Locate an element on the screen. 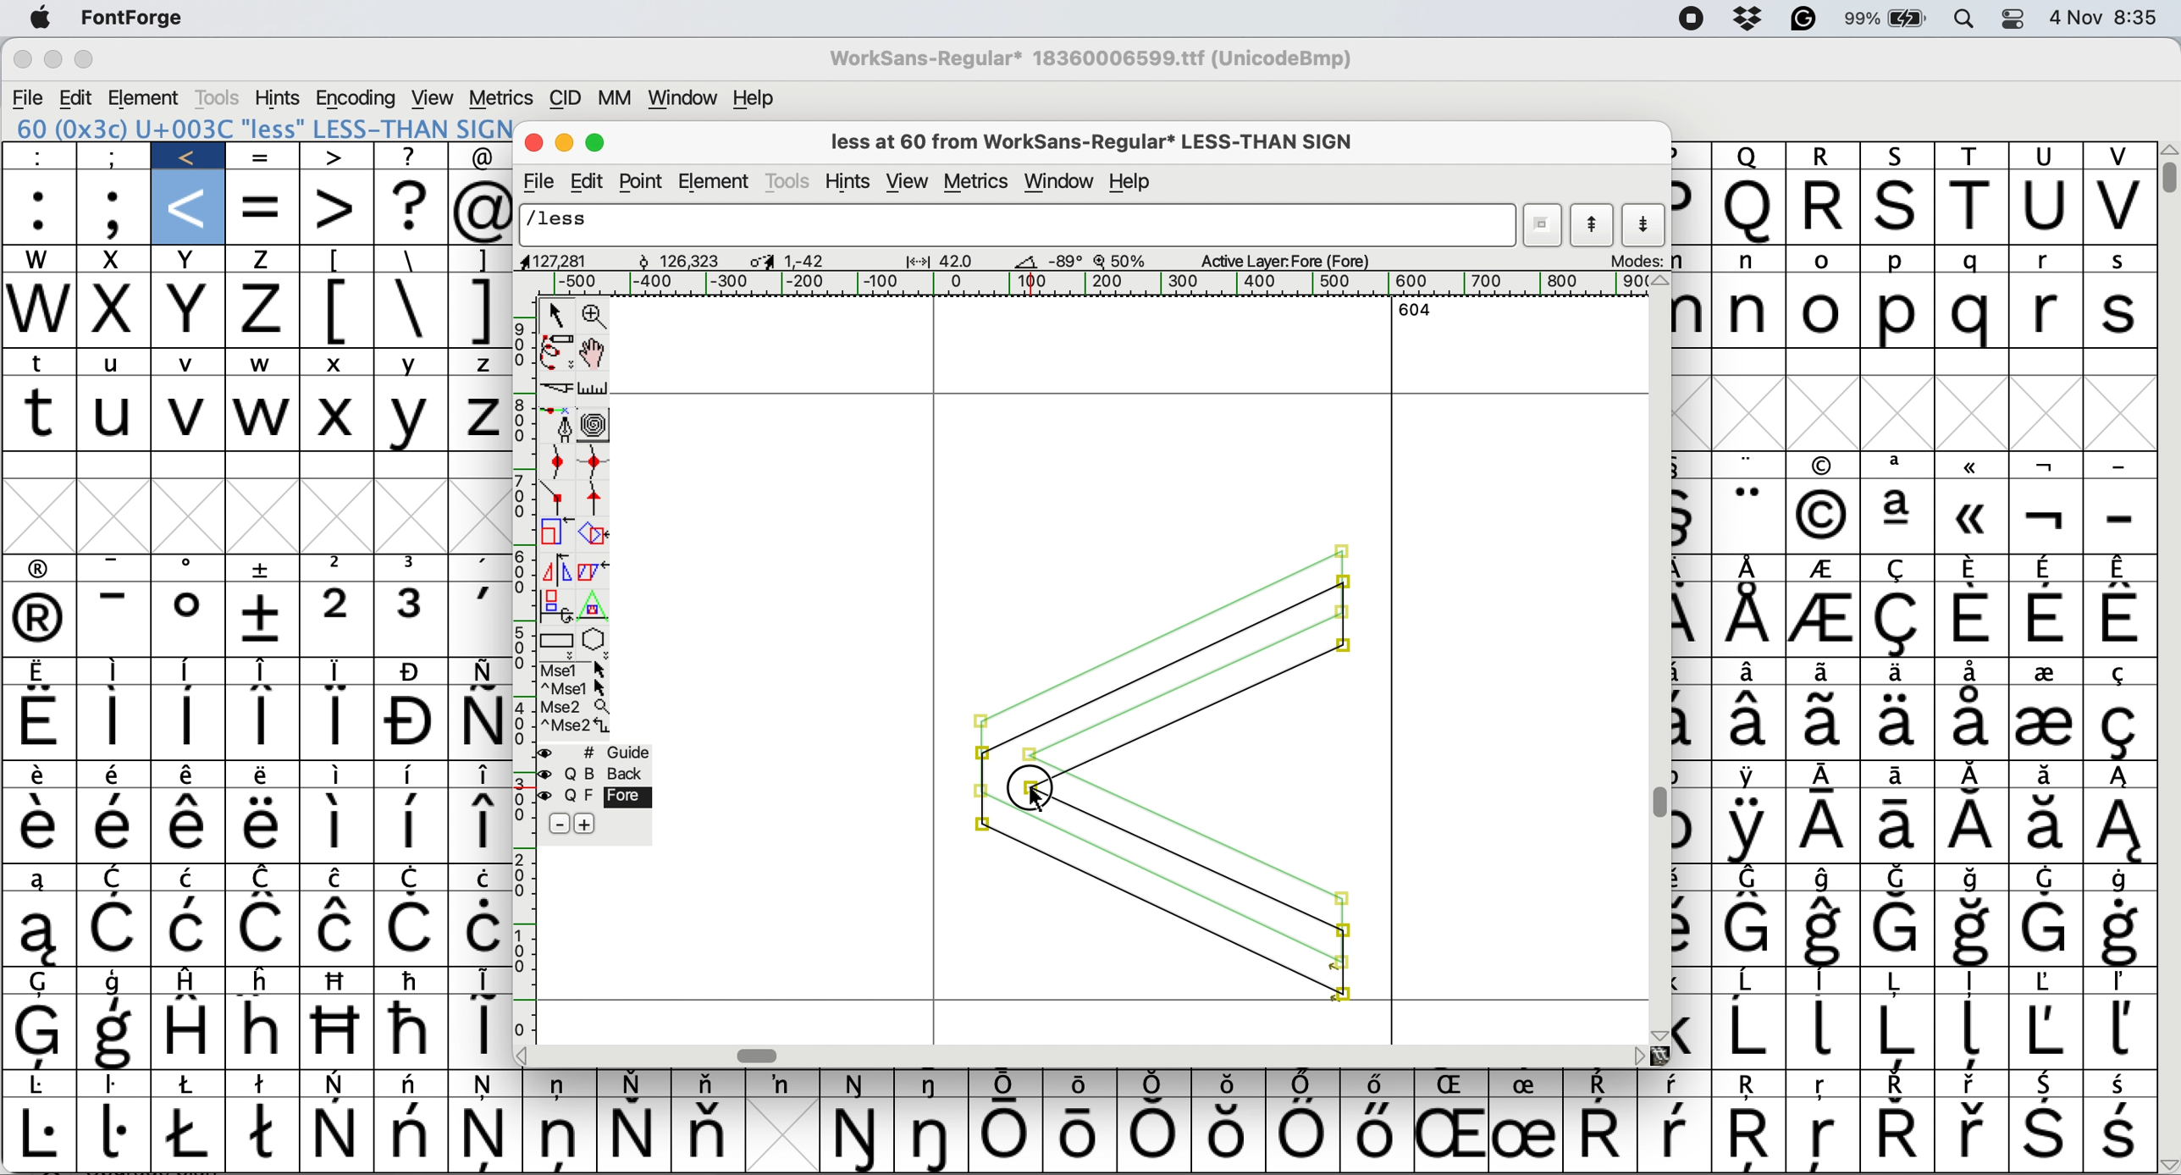 The width and height of the screenshot is (2181, 1175). Symbol is located at coordinates (1898, 517).